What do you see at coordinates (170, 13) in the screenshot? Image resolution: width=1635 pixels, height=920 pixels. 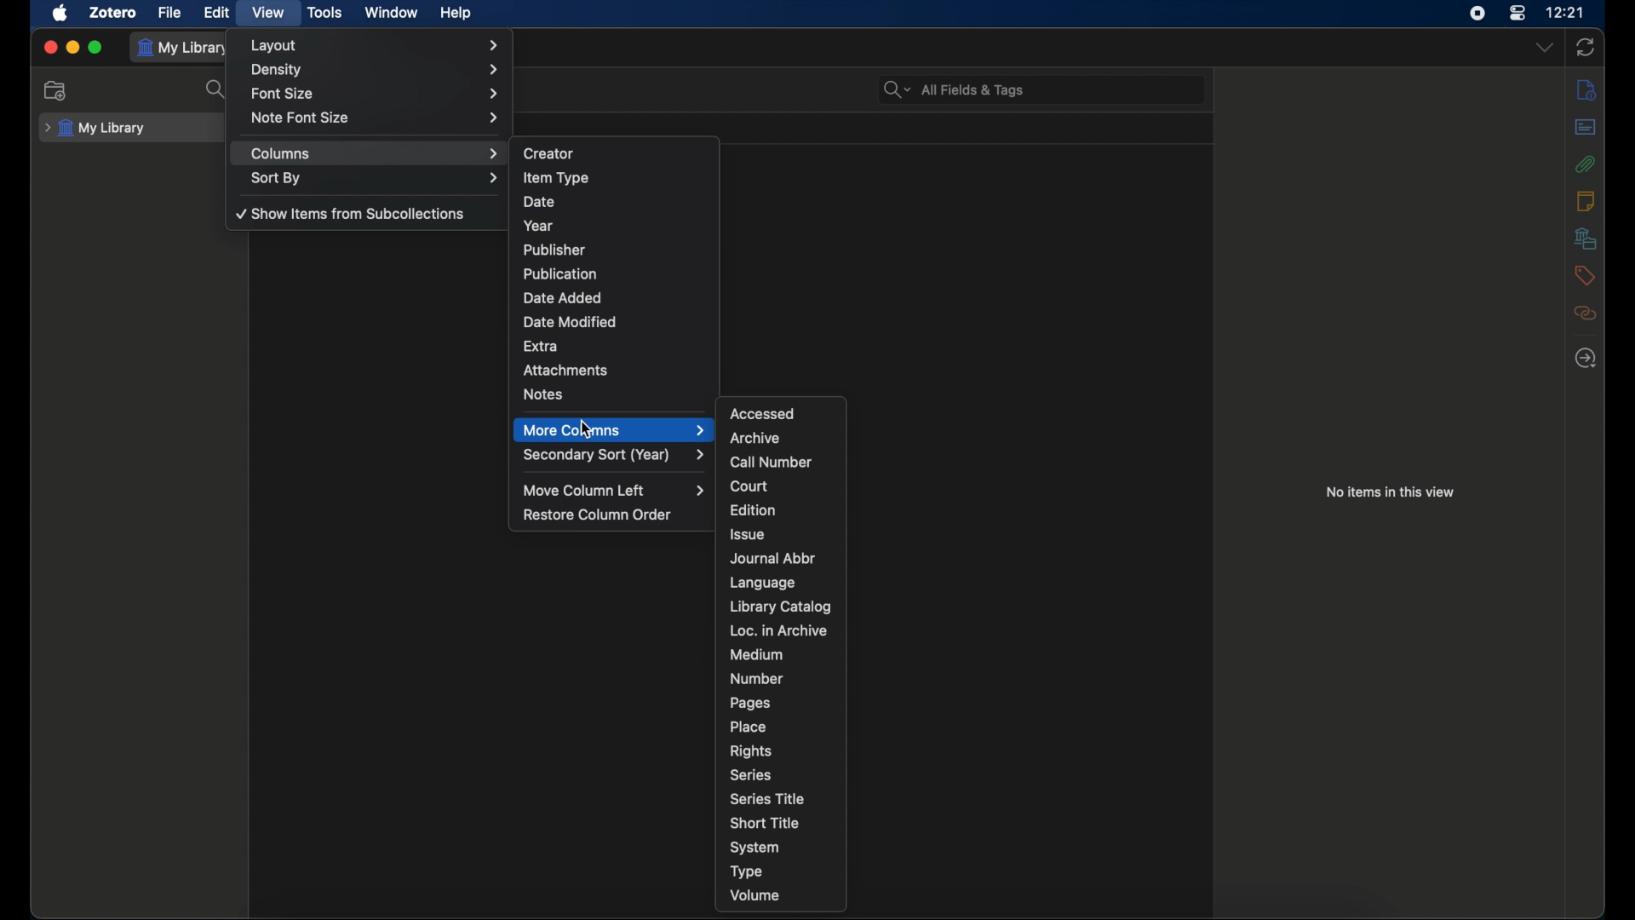 I see `file` at bounding box center [170, 13].